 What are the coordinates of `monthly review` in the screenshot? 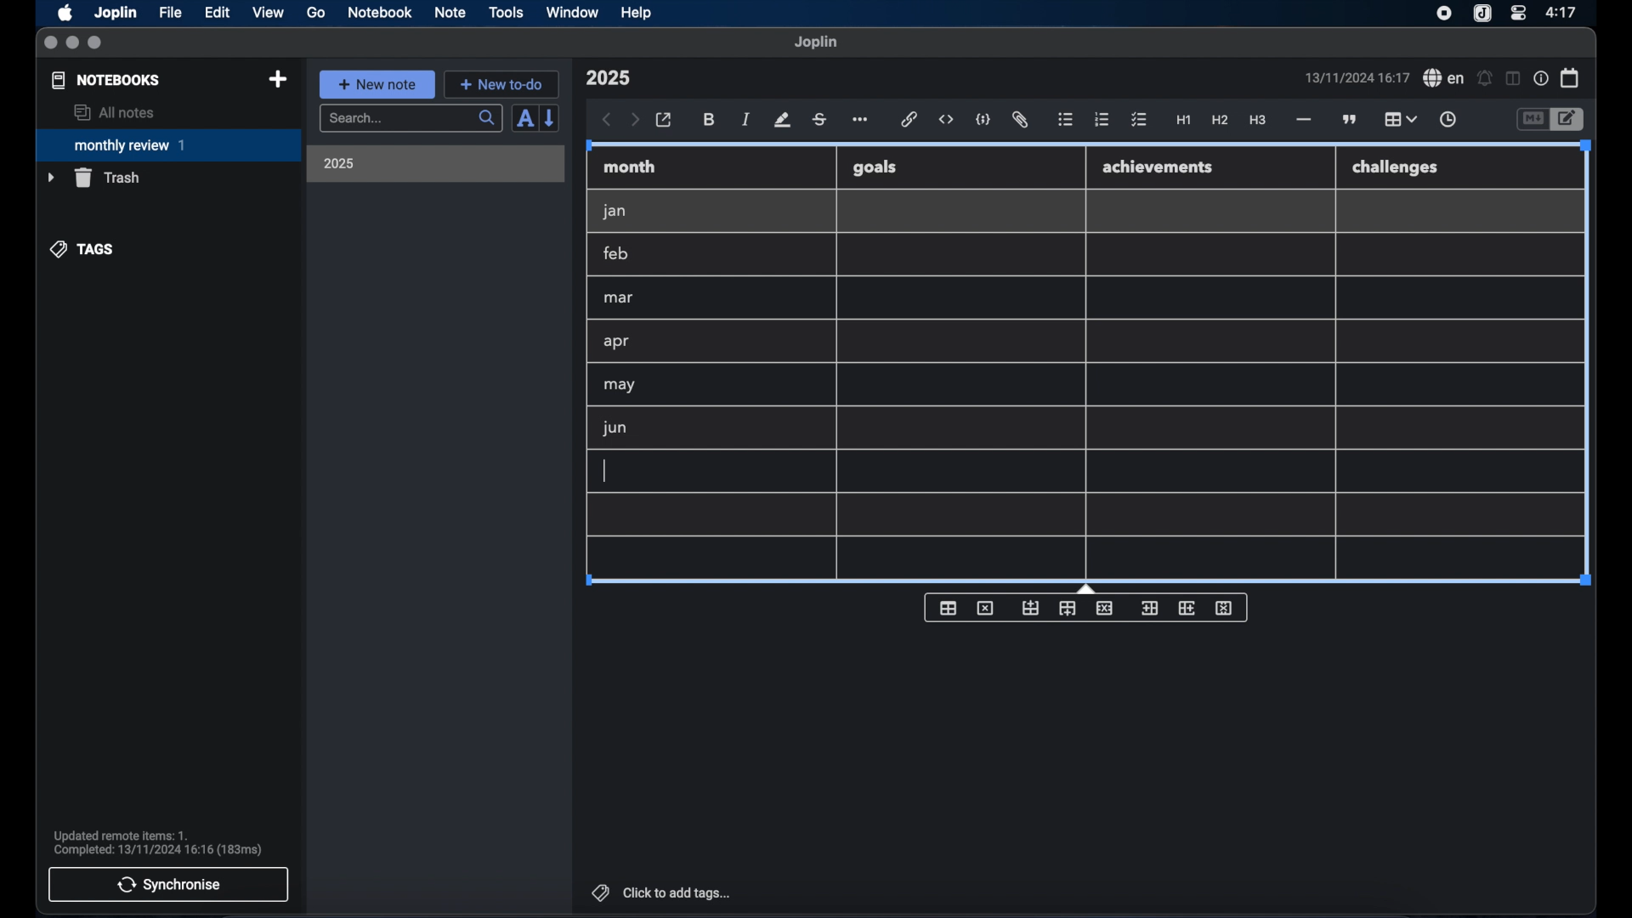 It's located at (168, 144).